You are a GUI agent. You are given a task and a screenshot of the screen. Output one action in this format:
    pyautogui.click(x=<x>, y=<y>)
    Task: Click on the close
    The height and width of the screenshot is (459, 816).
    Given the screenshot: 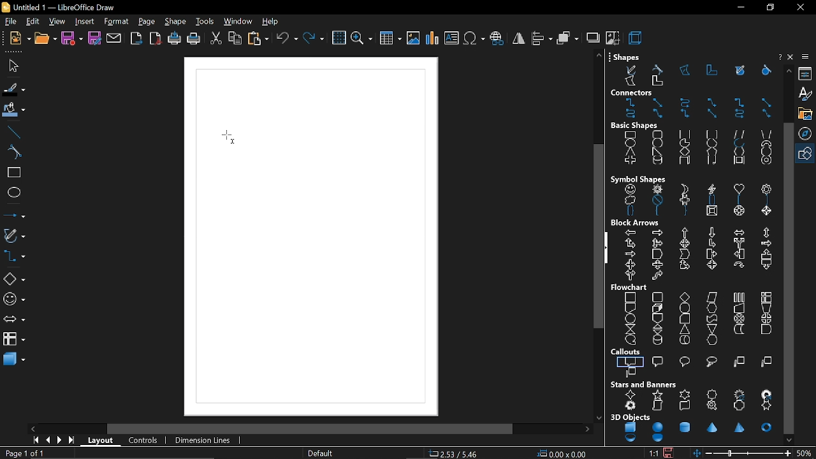 What is the action you would take?
    pyautogui.click(x=791, y=57)
    